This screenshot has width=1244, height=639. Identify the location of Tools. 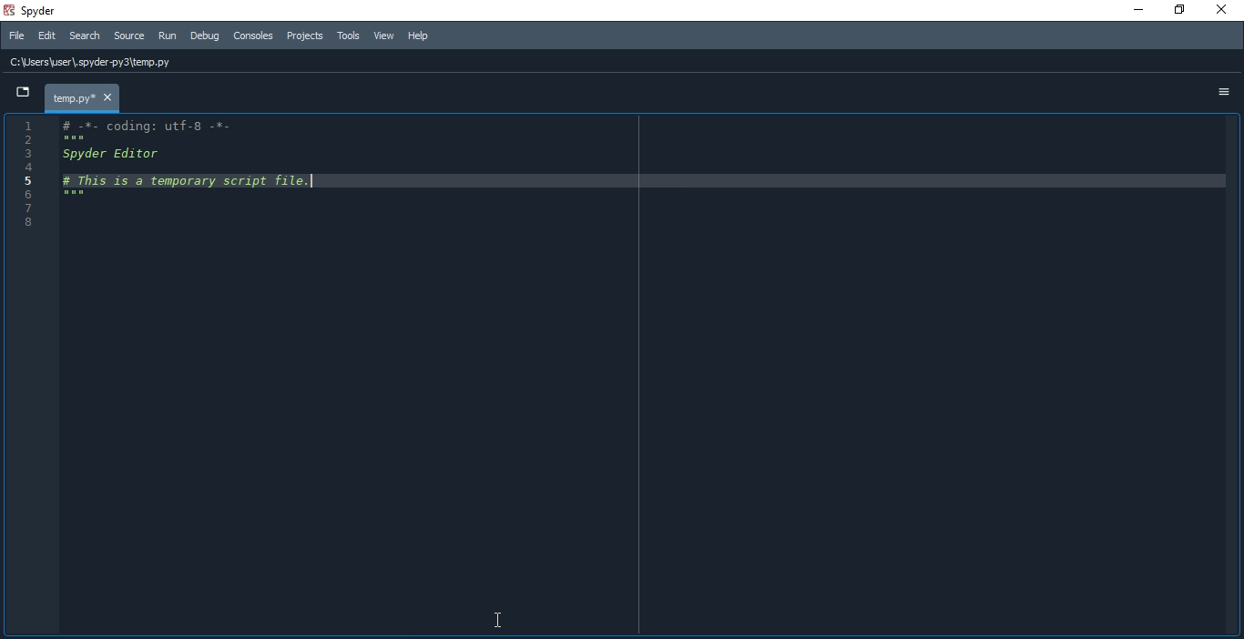
(348, 36).